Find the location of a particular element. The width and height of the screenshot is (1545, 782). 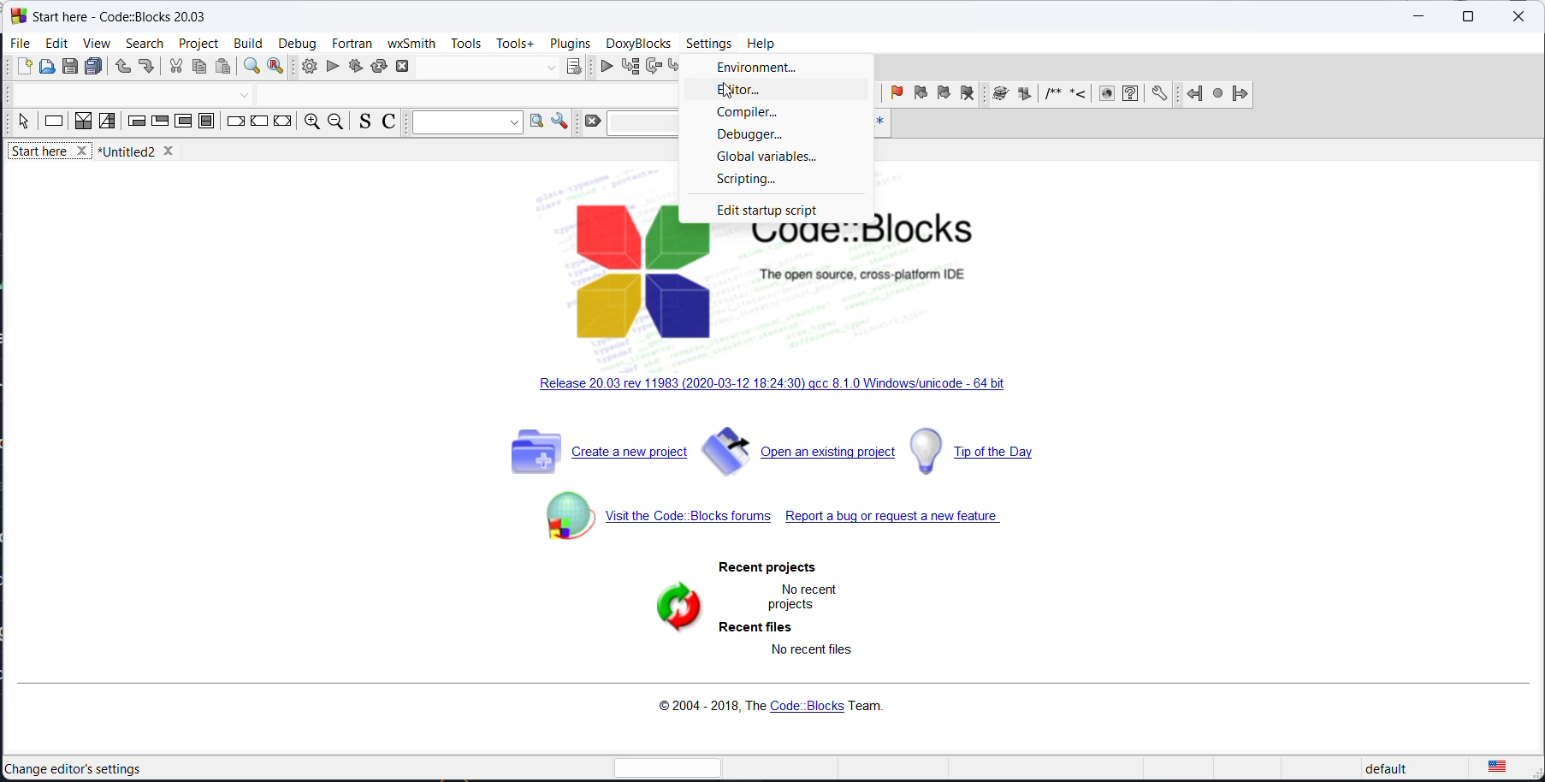

select is located at coordinates (23, 125).